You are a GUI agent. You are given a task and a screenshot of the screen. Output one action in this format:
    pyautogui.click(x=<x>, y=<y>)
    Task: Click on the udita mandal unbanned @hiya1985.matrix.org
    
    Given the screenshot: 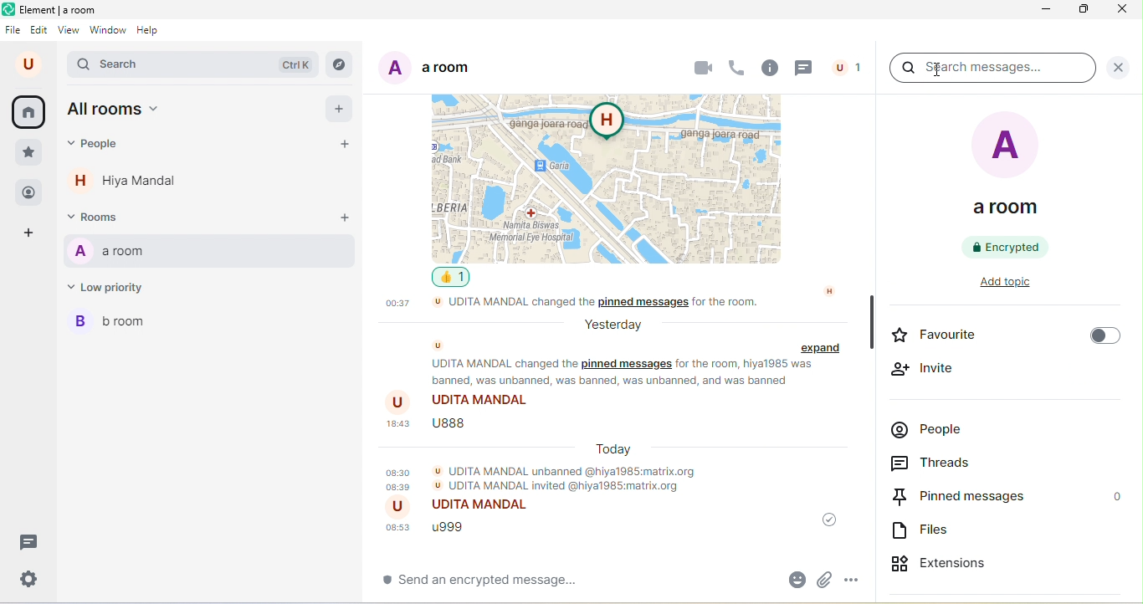 What is the action you would take?
    pyautogui.click(x=546, y=478)
    